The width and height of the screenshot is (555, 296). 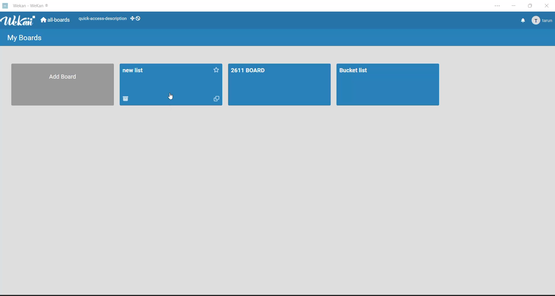 What do you see at coordinates (499, 6) in the screenshot?
I see `settings` at bounding box center [499, 6].